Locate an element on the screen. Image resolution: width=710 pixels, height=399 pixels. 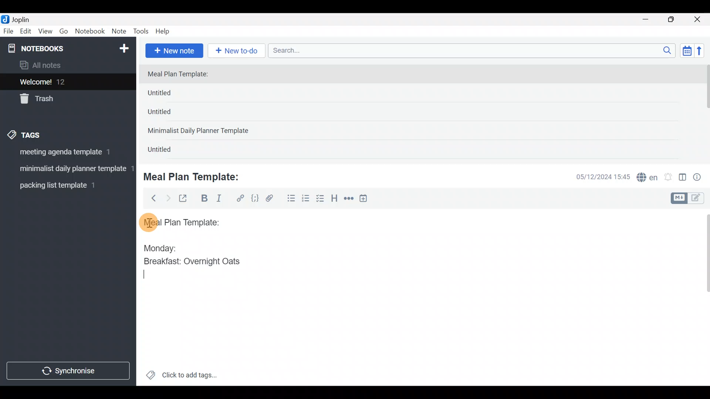
Note properties is located at coordinates (700, 178).